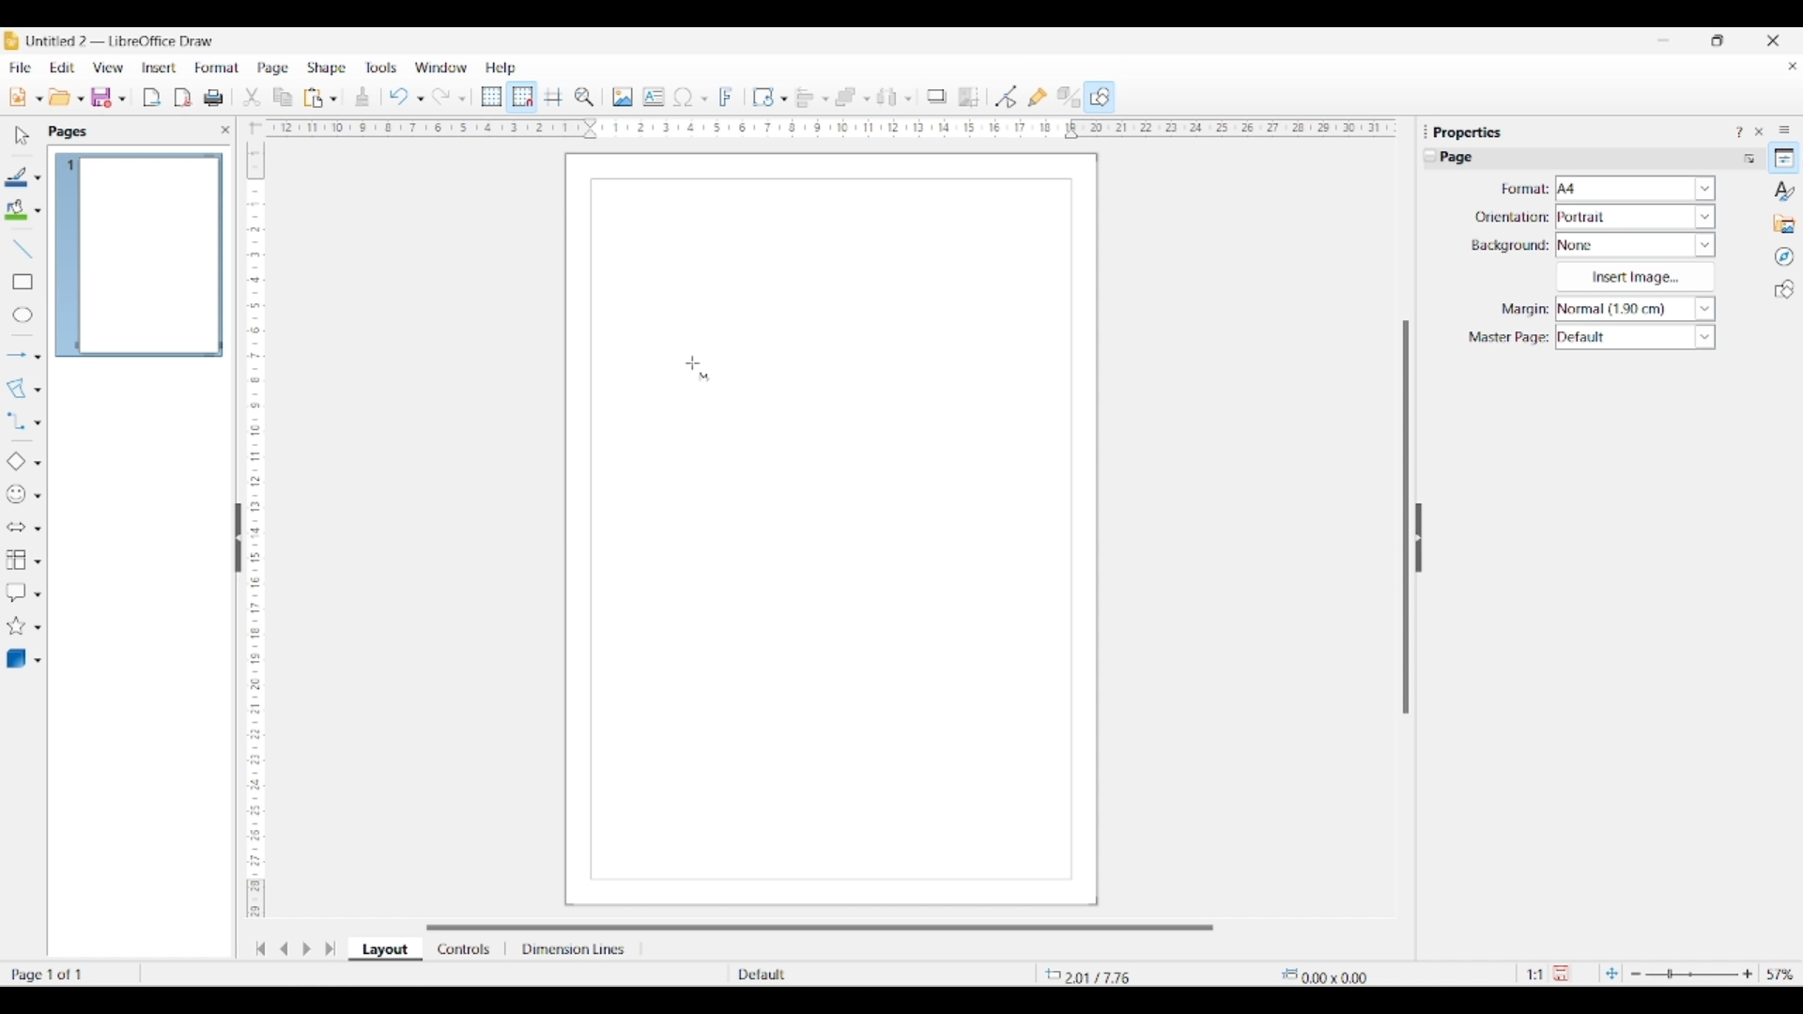  Describe the element at coordinates (575, 949) in the screenshot. I see `Dimension lines` at that location.